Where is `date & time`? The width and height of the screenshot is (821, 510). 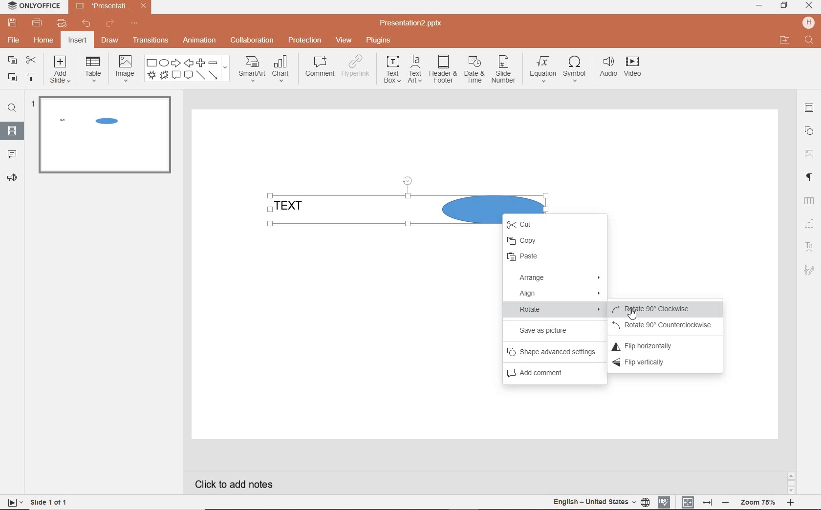
date & time is located at coordinates (473, 72).